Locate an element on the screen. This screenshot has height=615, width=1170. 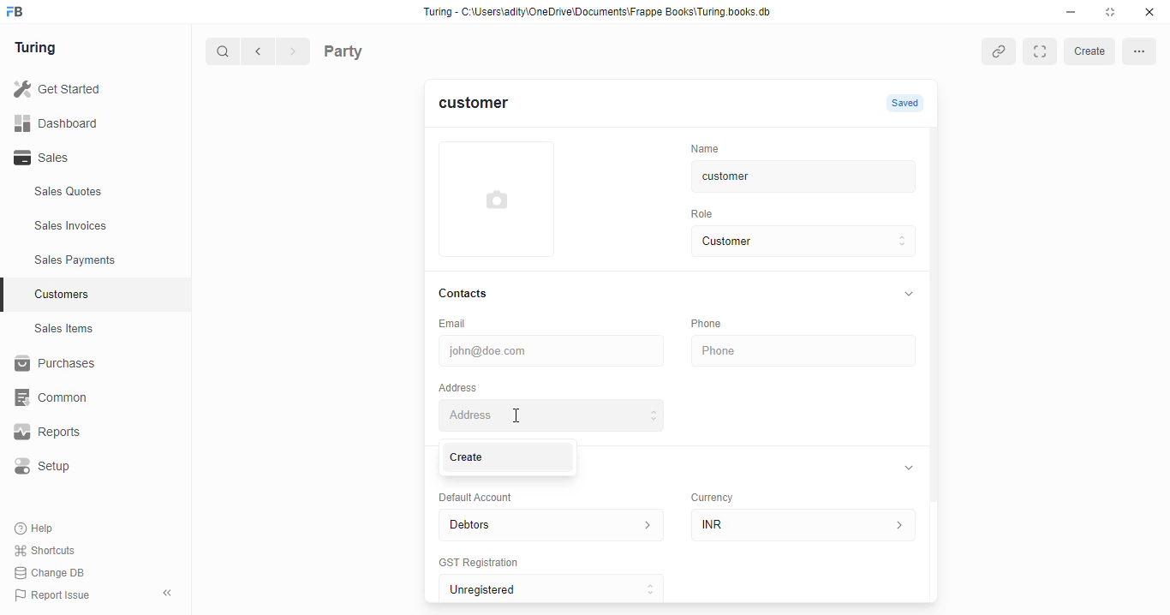
Contacts is located at coordinates (469, 293).